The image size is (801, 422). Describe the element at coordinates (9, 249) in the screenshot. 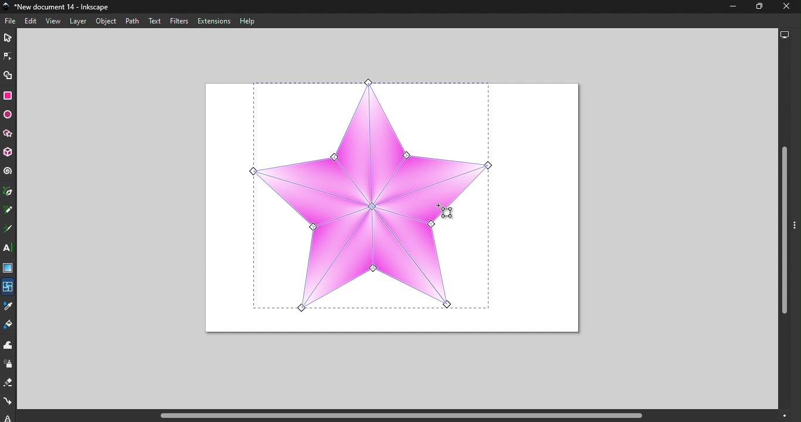

I see `Text tool` at that location.